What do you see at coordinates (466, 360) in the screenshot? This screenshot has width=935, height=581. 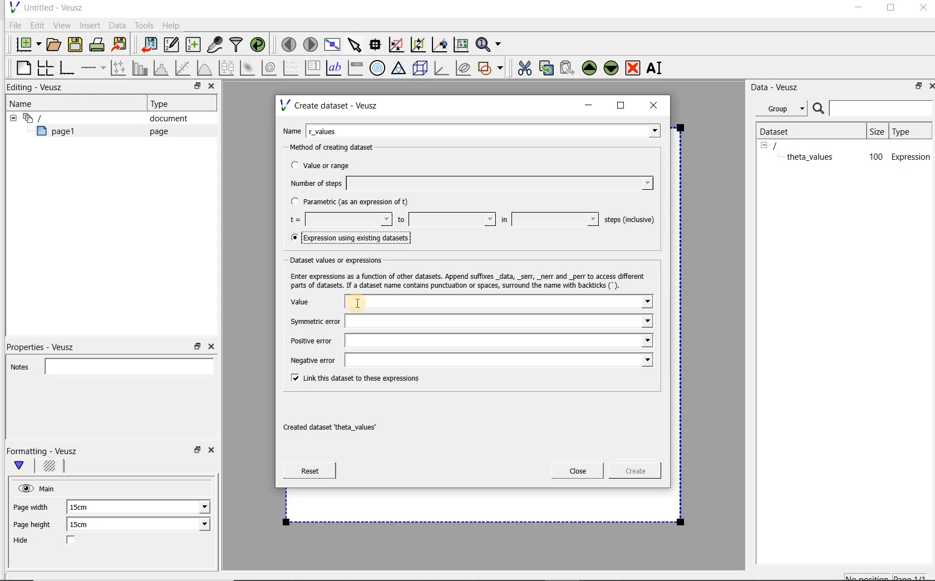 I see `Negative error ` at bounding box center [466, 360].